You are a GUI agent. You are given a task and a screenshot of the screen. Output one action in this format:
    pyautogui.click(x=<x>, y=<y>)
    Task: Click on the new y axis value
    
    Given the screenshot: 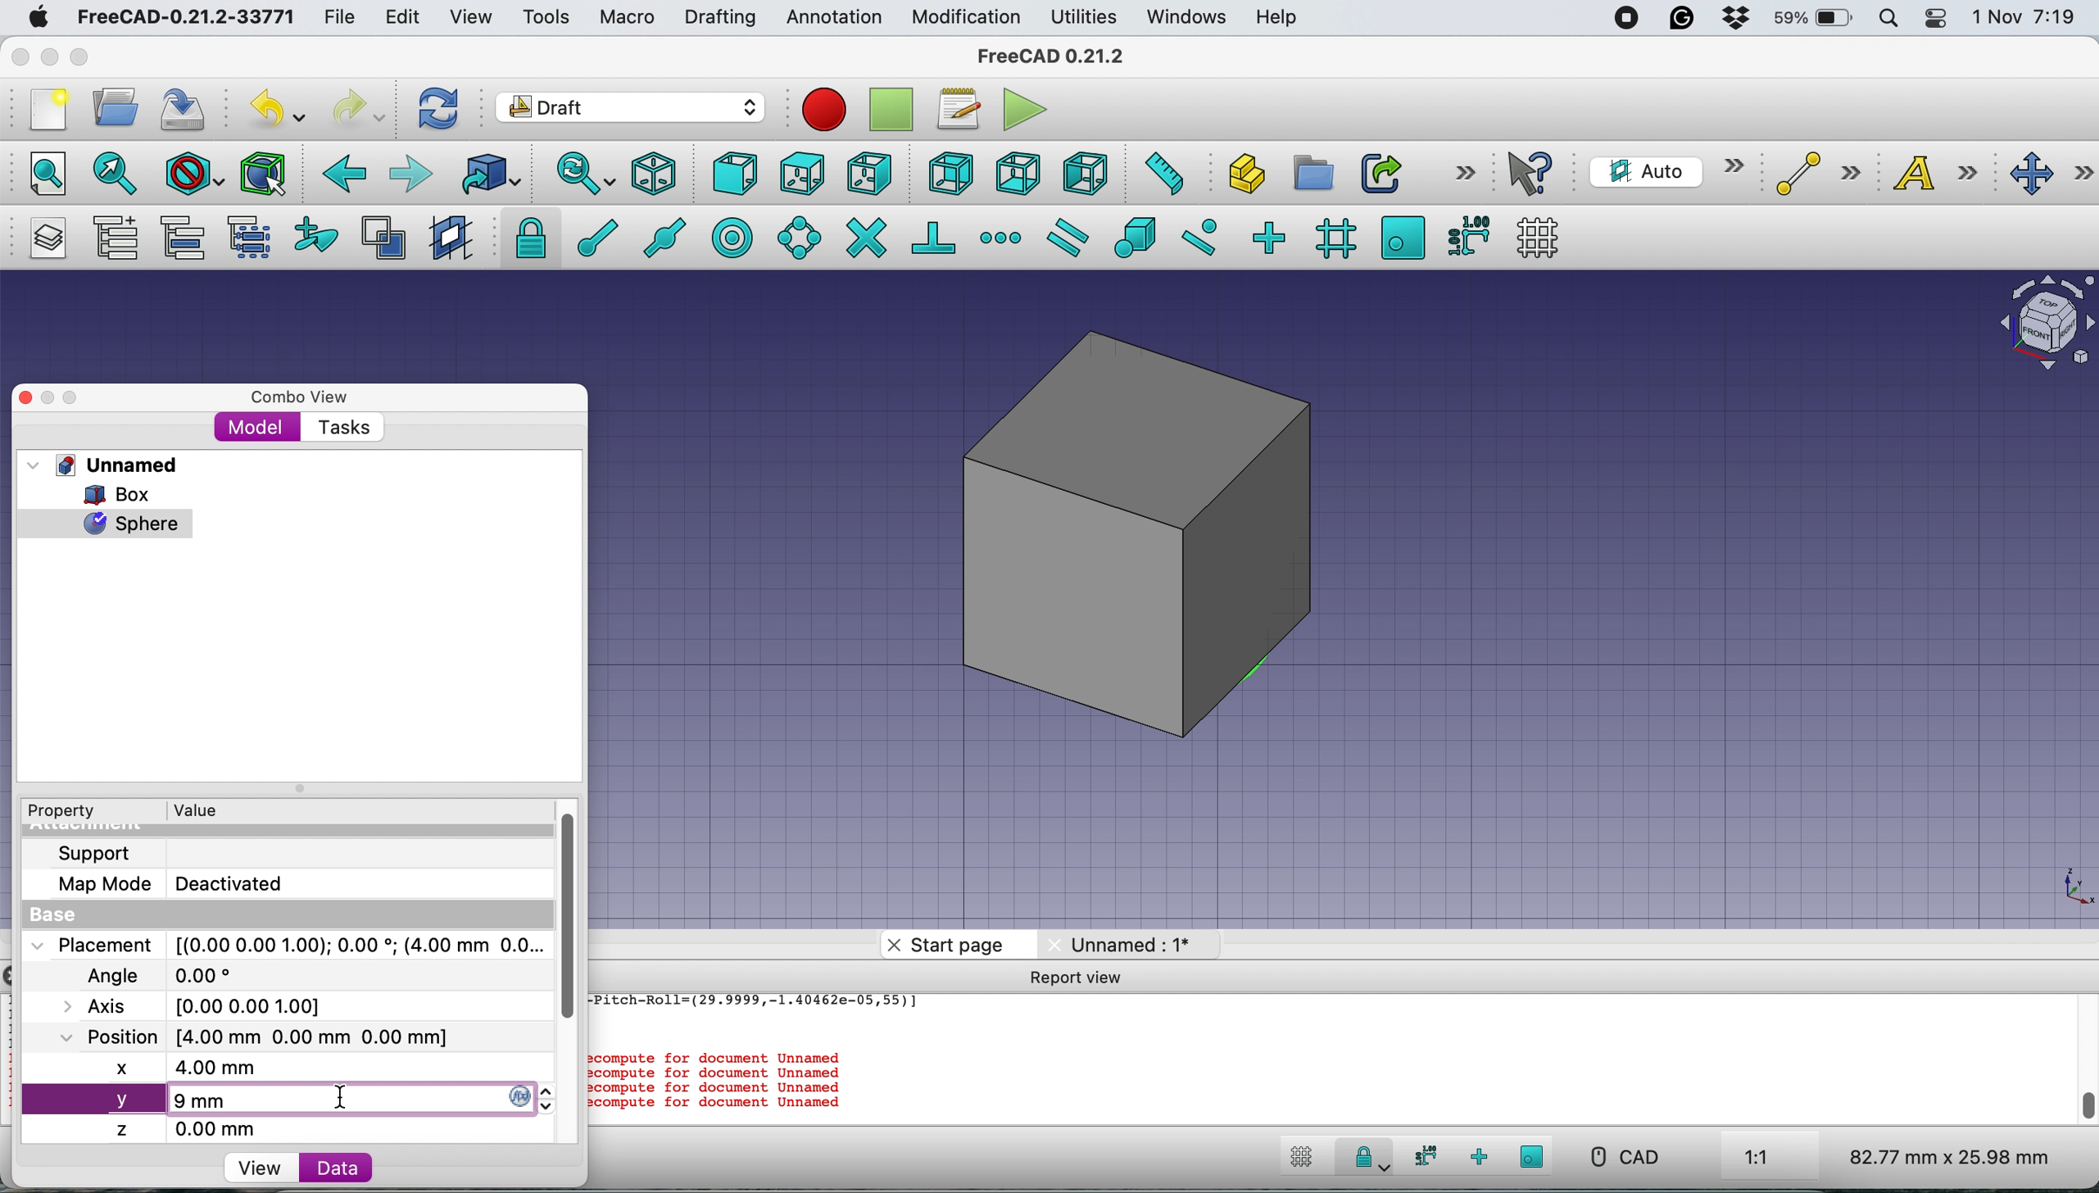 What is the action you would take?
    pyautogui.click(x=150, y=1099)
    